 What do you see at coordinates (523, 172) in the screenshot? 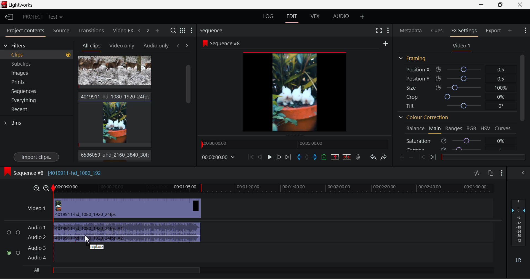
I see `Show Audio Mix` at bounding box center [523, 172].